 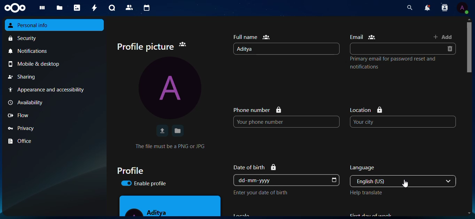 I want to click on privacy, so click(x=24, y=128).